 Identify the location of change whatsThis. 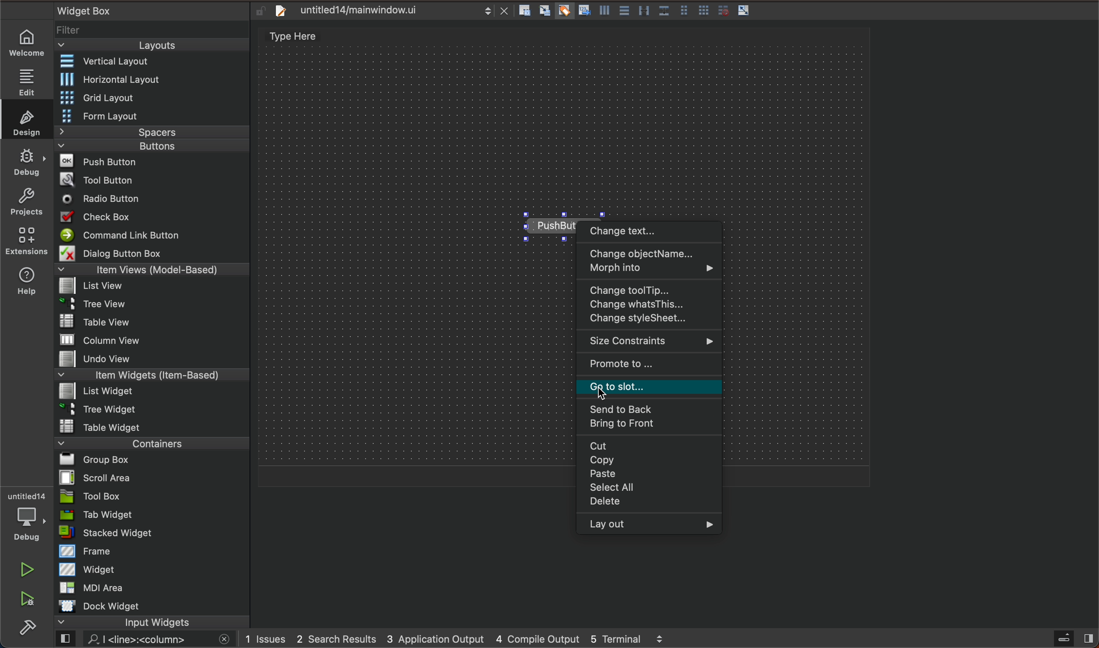
(648, 304).